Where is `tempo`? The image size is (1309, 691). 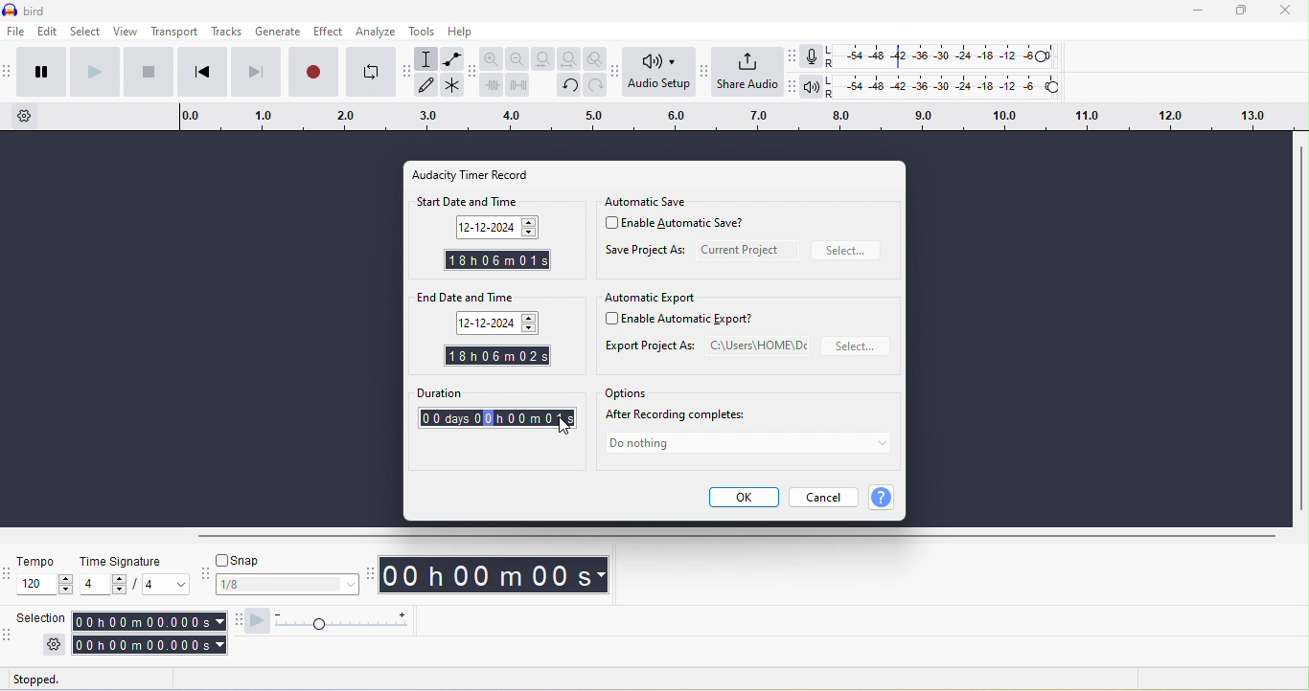 tempo is located at coordinates (45, 562).